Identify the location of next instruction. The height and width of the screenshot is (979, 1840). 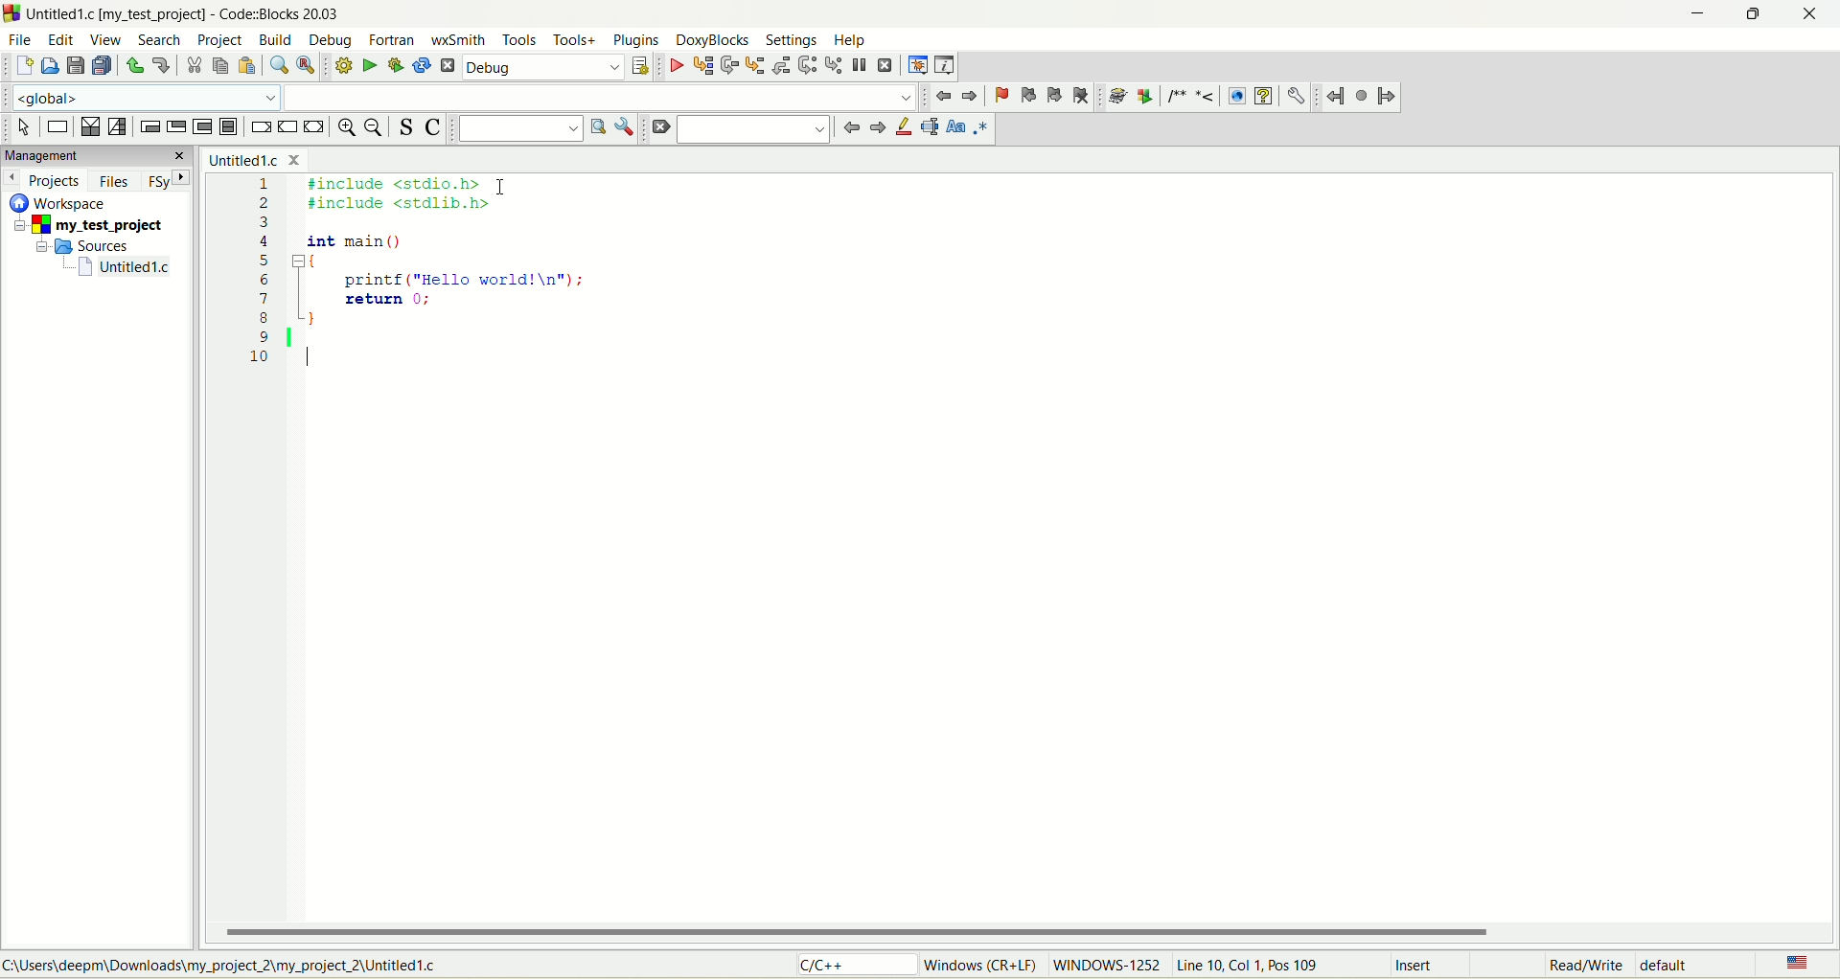
(807, 66).